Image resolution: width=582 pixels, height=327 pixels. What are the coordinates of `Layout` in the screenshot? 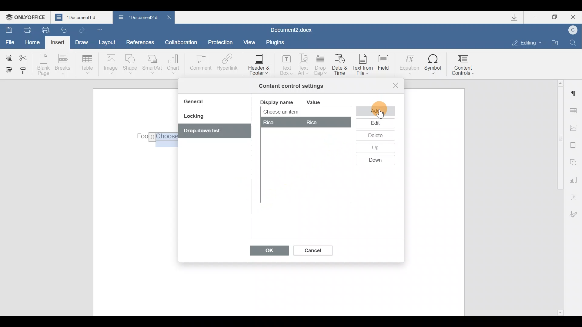 It's located at (107, 42).